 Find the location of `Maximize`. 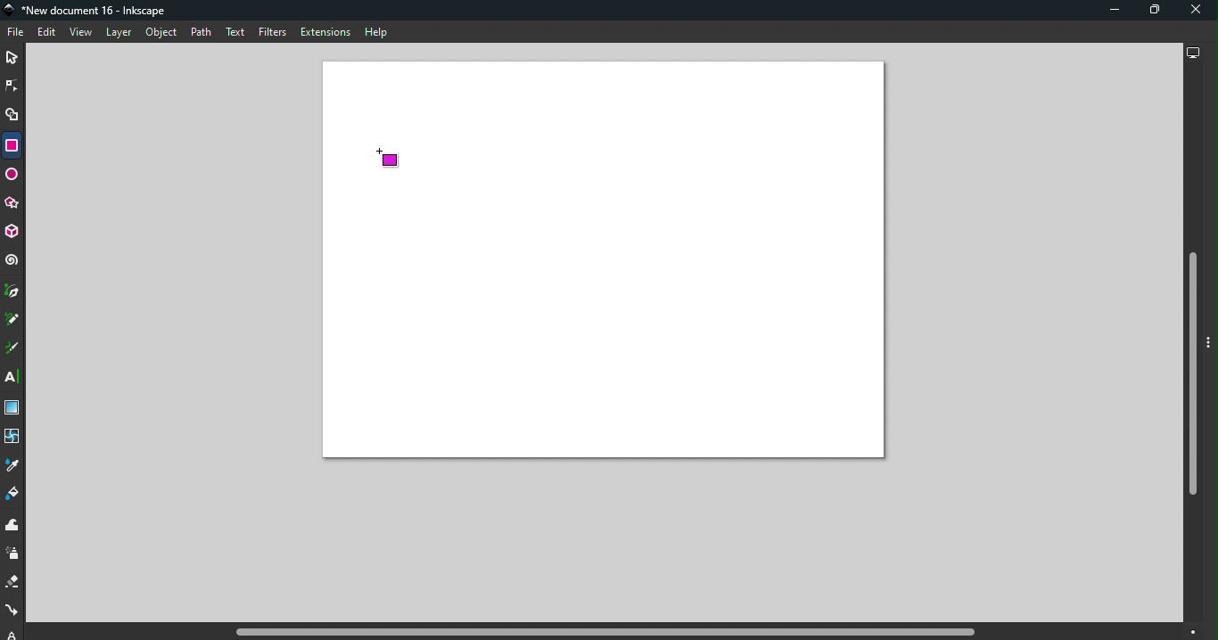

Maximize is located at coordinates (1148, 12).